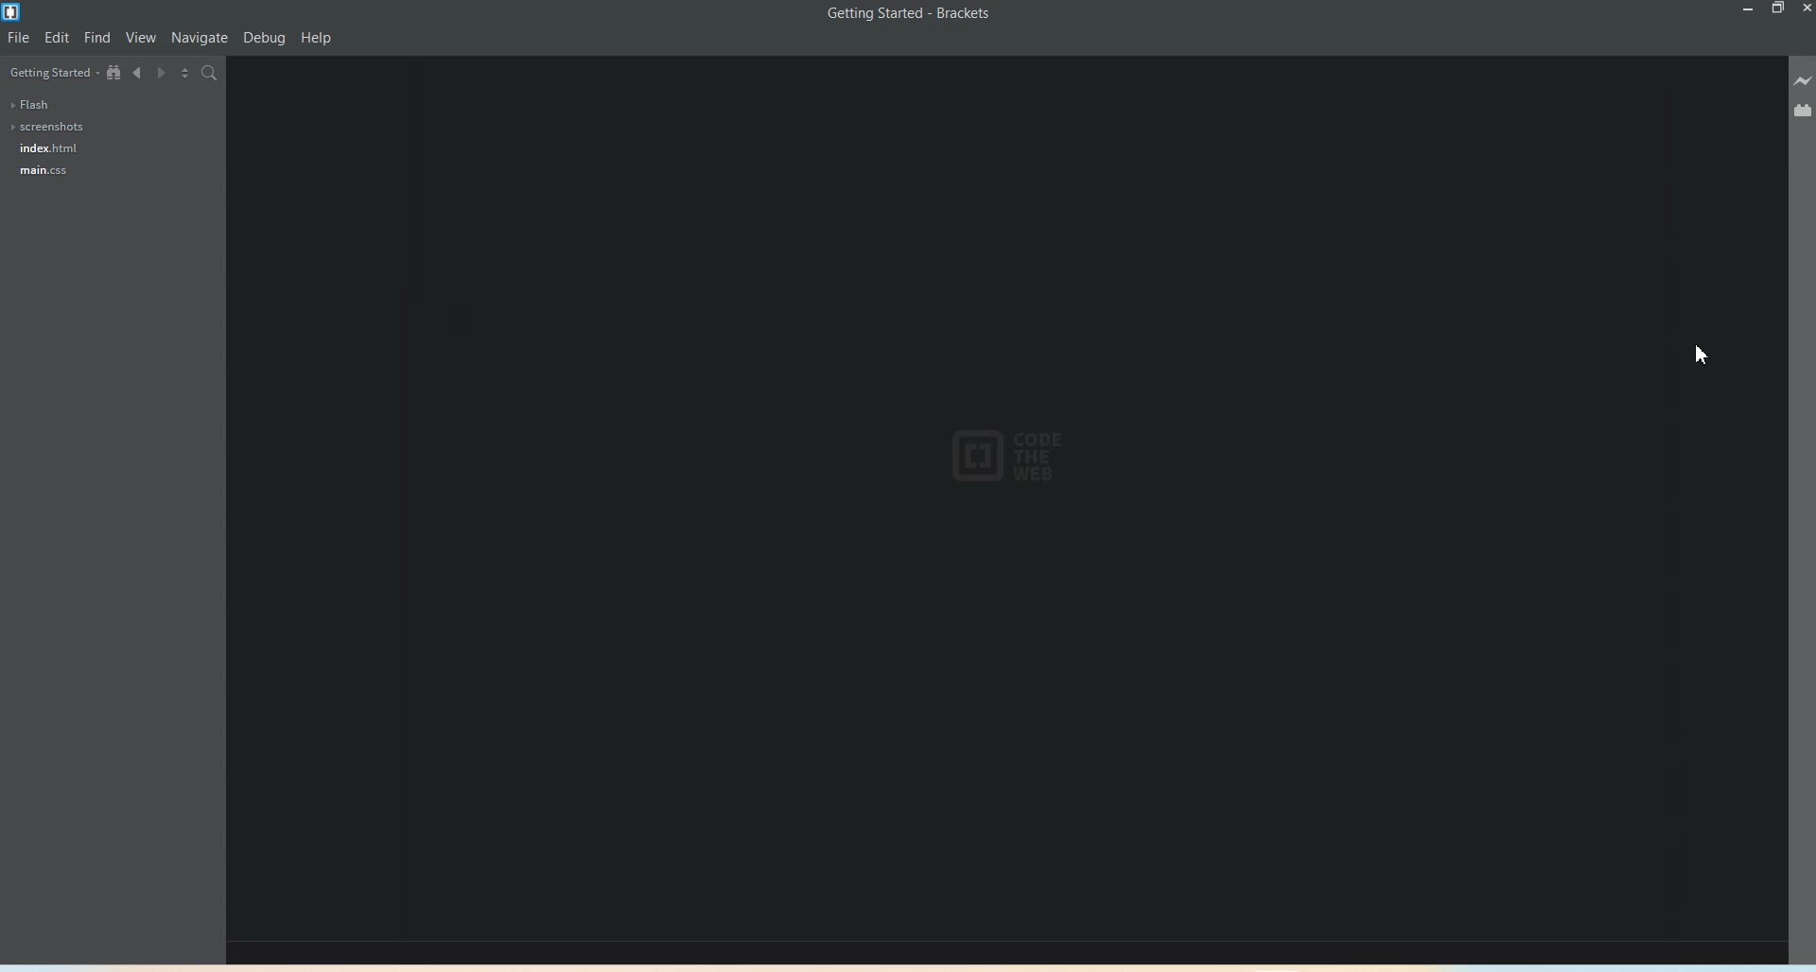  What do you see at coordinates (265, 39) in the screenshot?
I see `Debug` at bounding box center [265, 39].